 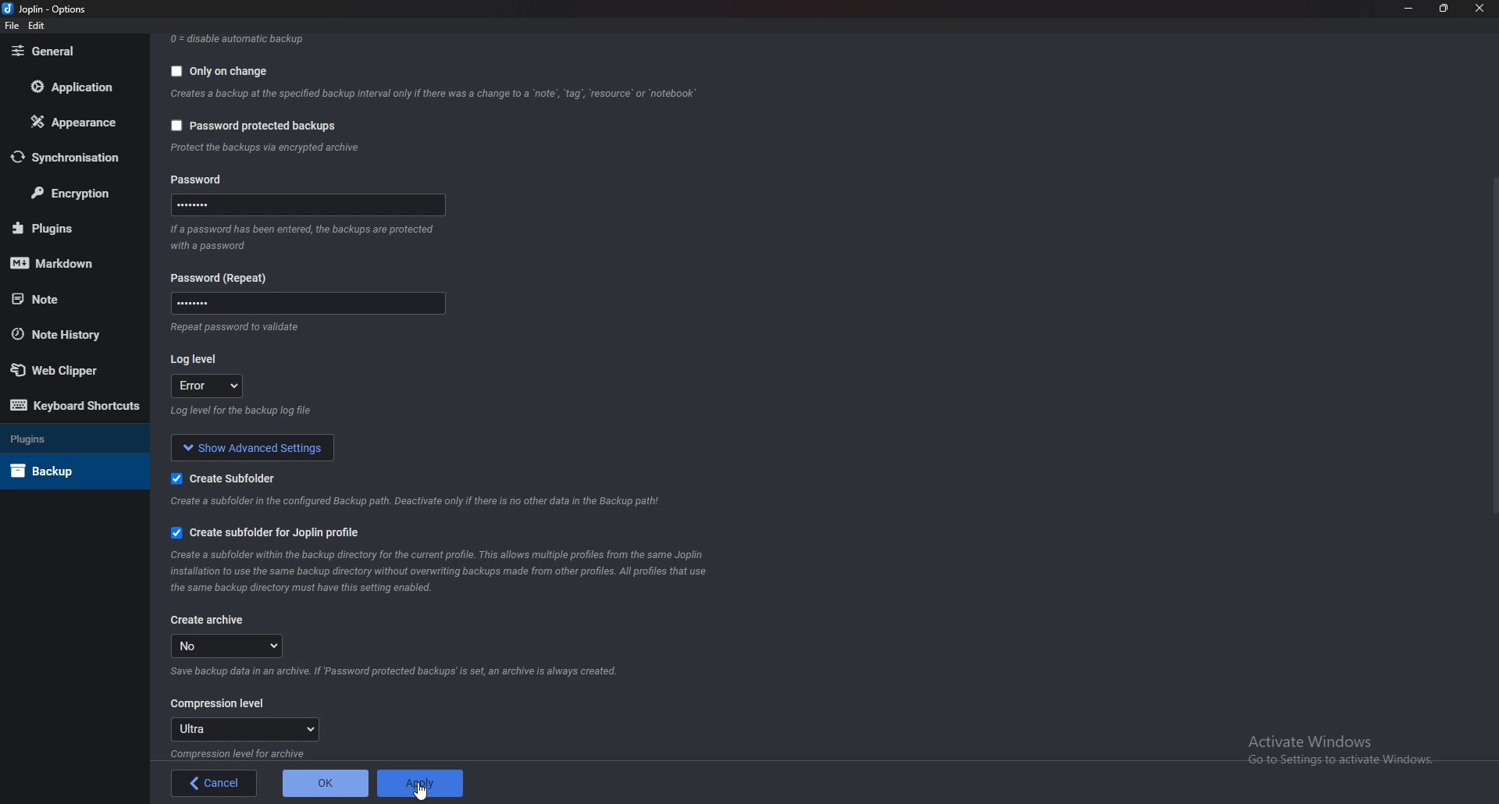 I want to click on Info, so click(x=237, y=329).